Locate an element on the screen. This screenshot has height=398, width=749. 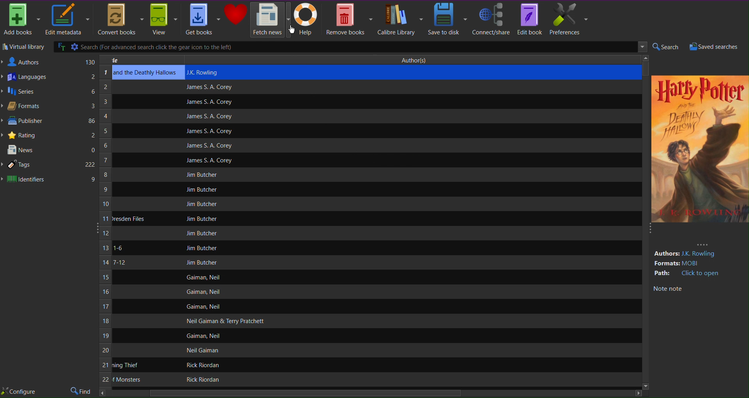
View is located at coordinates (164, 20).